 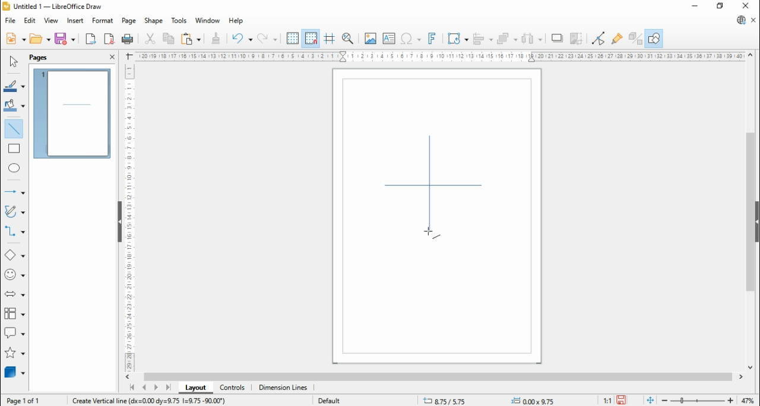 I want to click on controls, so click(x=232, y=388).